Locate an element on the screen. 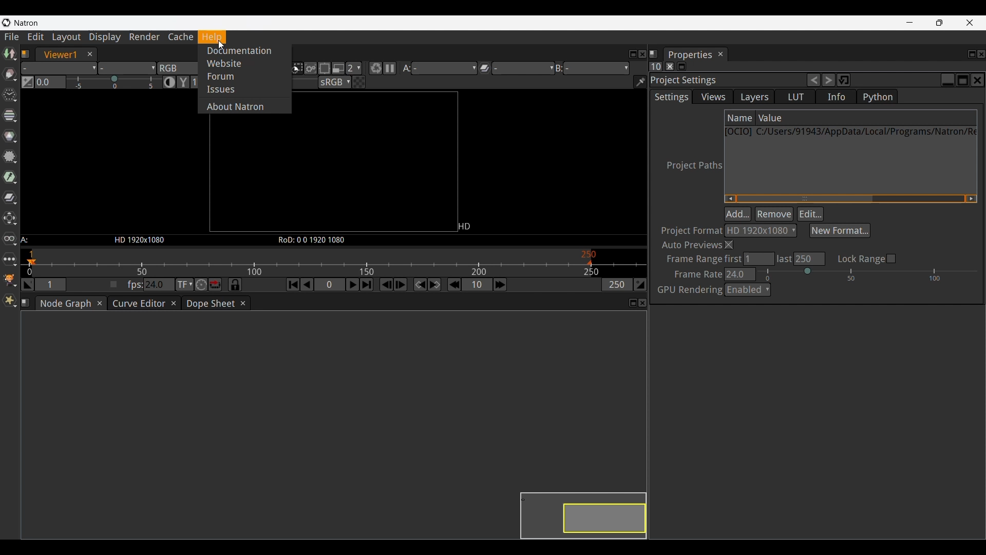 This screenshot has height=555, width=986. 250 is located at coordinates (617, 285).